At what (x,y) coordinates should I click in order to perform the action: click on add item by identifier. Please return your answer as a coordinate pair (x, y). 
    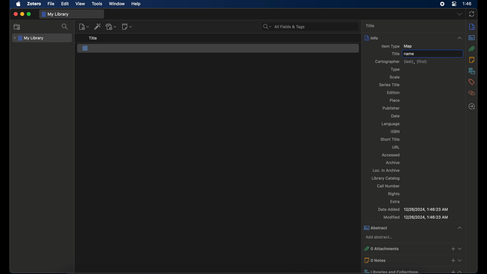
    Looking at the image, I should click on (98, 26).